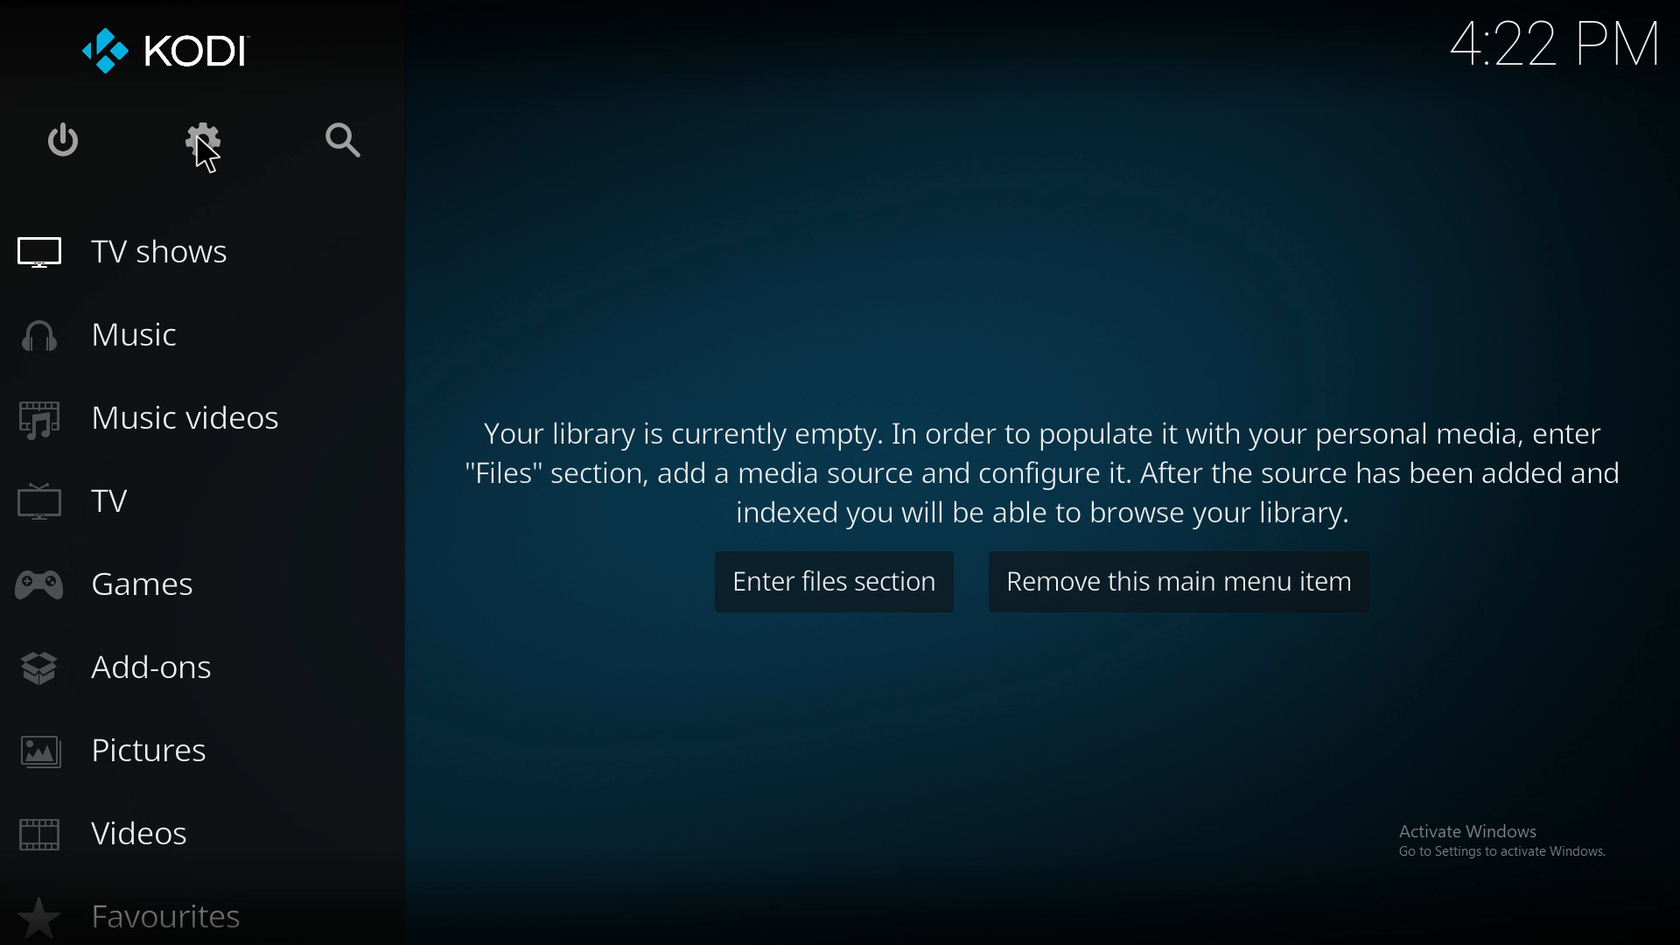  Describe the element at coordinates (182, 54) in the screenshot. I see `kodi` at that location.